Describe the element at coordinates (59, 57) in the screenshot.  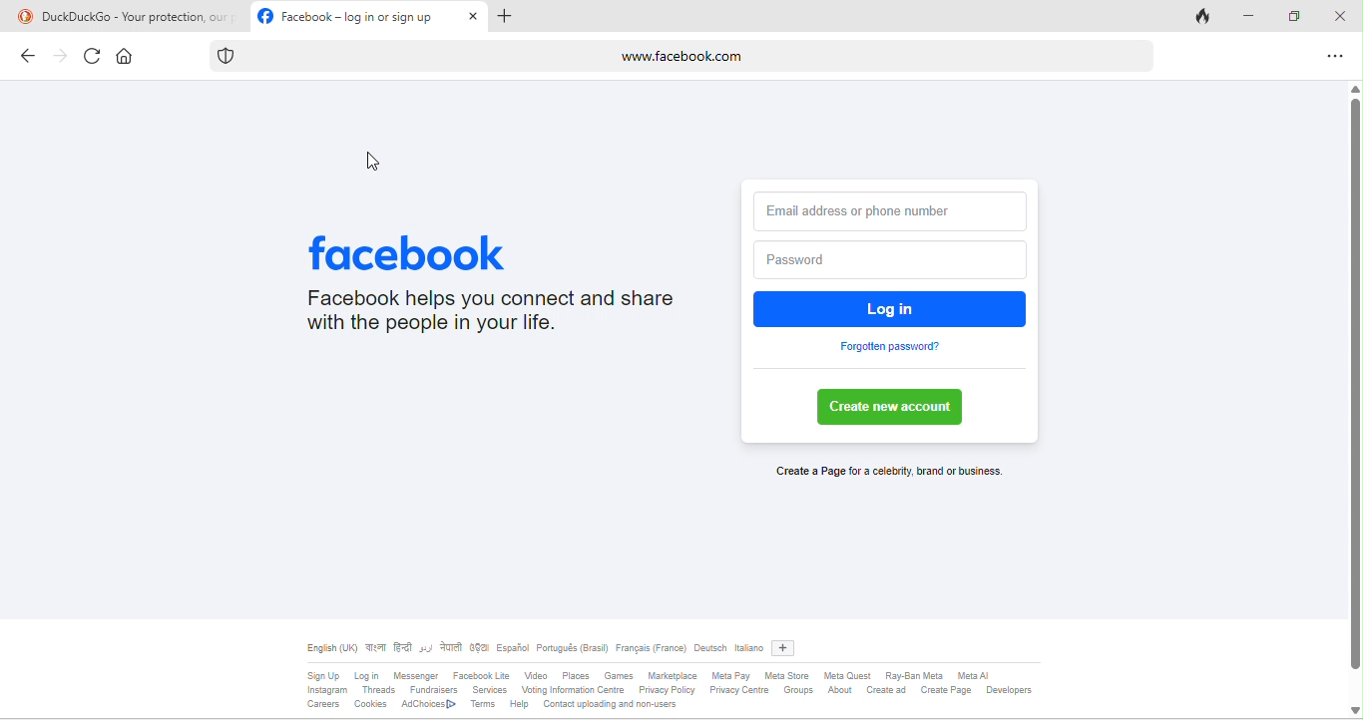
I see `forward` at that location.